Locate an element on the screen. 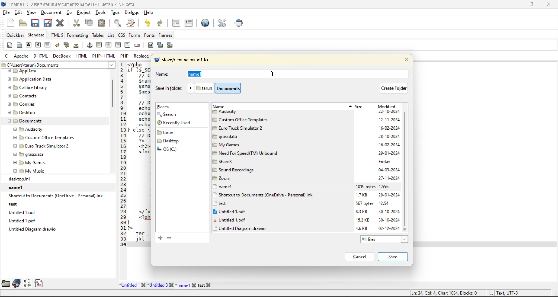 The height and width of the screenshot is (297, 558). maximize is located at coordinates (532, 6).